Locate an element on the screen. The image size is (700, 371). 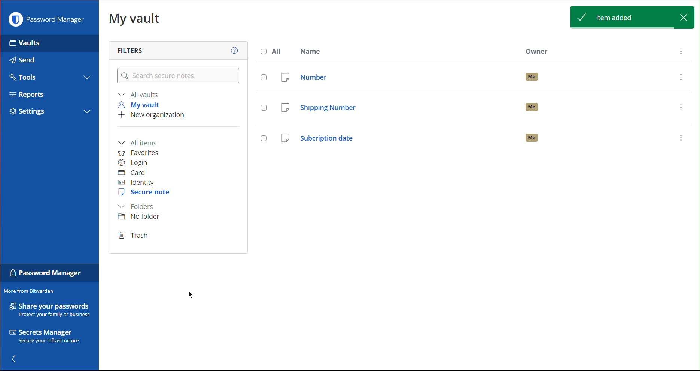
Login is located at coordinates (135, 163).